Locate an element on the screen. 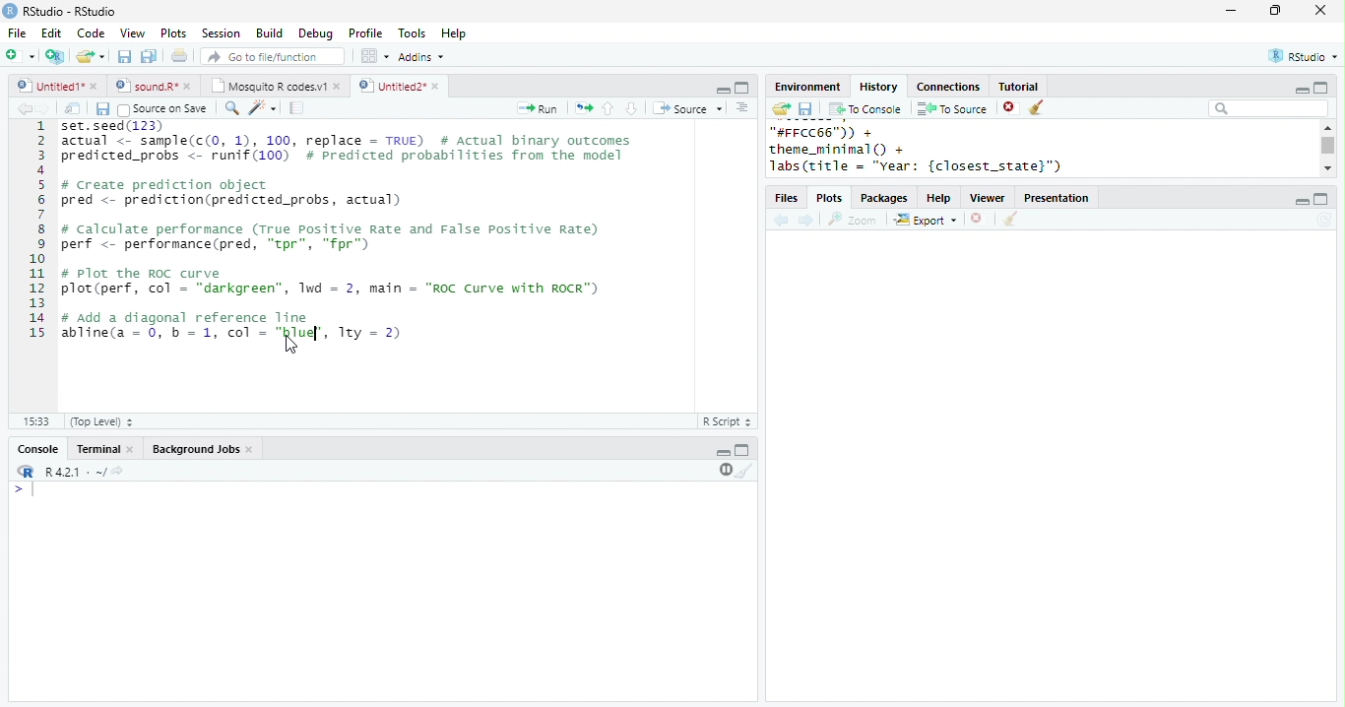  RStudio is located at coordinates (1306, 55).